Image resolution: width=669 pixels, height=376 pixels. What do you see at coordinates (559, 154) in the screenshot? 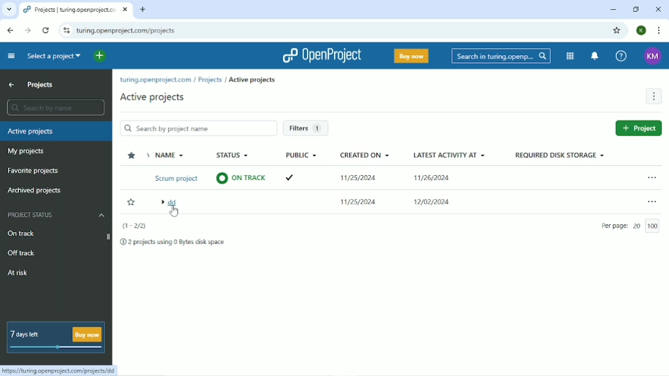
I see `Required disk storage` at bounding box center [559, 154].